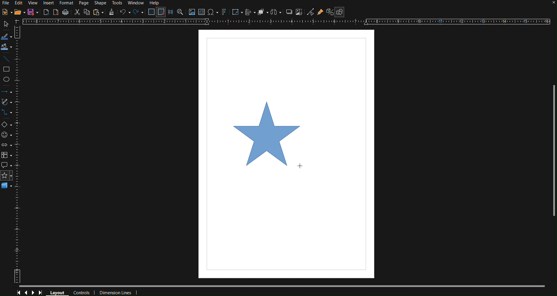 The height and width of the screenshot is (296, 557). What do you see at coordinates (6, 37) in the screenshot?
I see `Select` at bounding box center [6, 37].